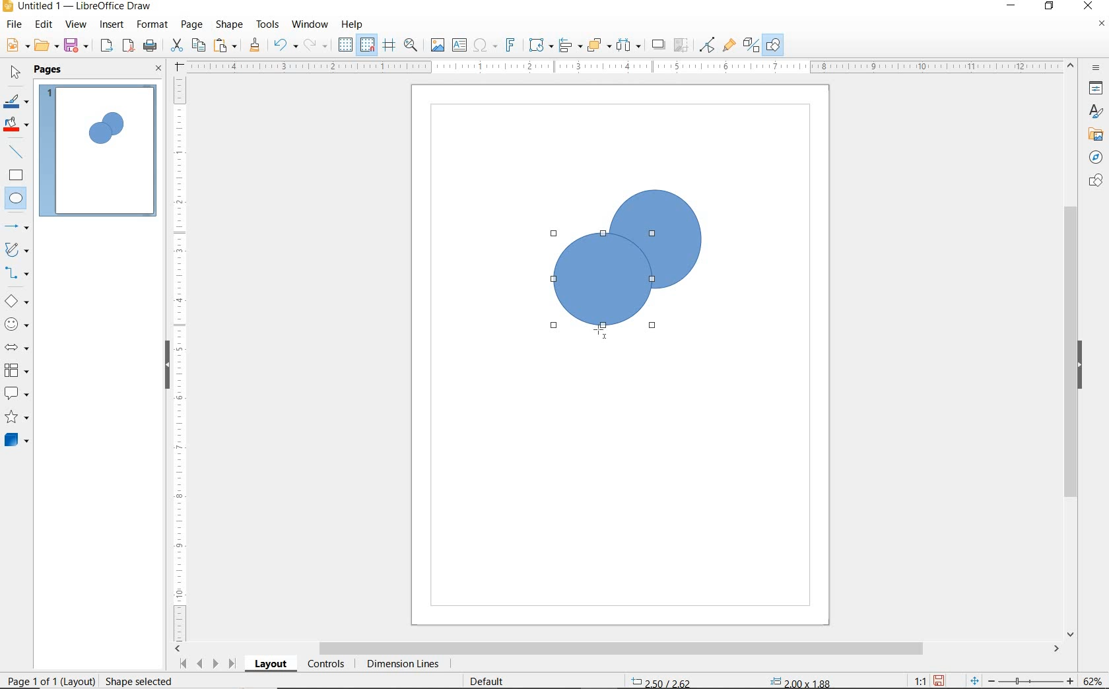  I want to click on SCROLLBAR, so click(1071, 350).